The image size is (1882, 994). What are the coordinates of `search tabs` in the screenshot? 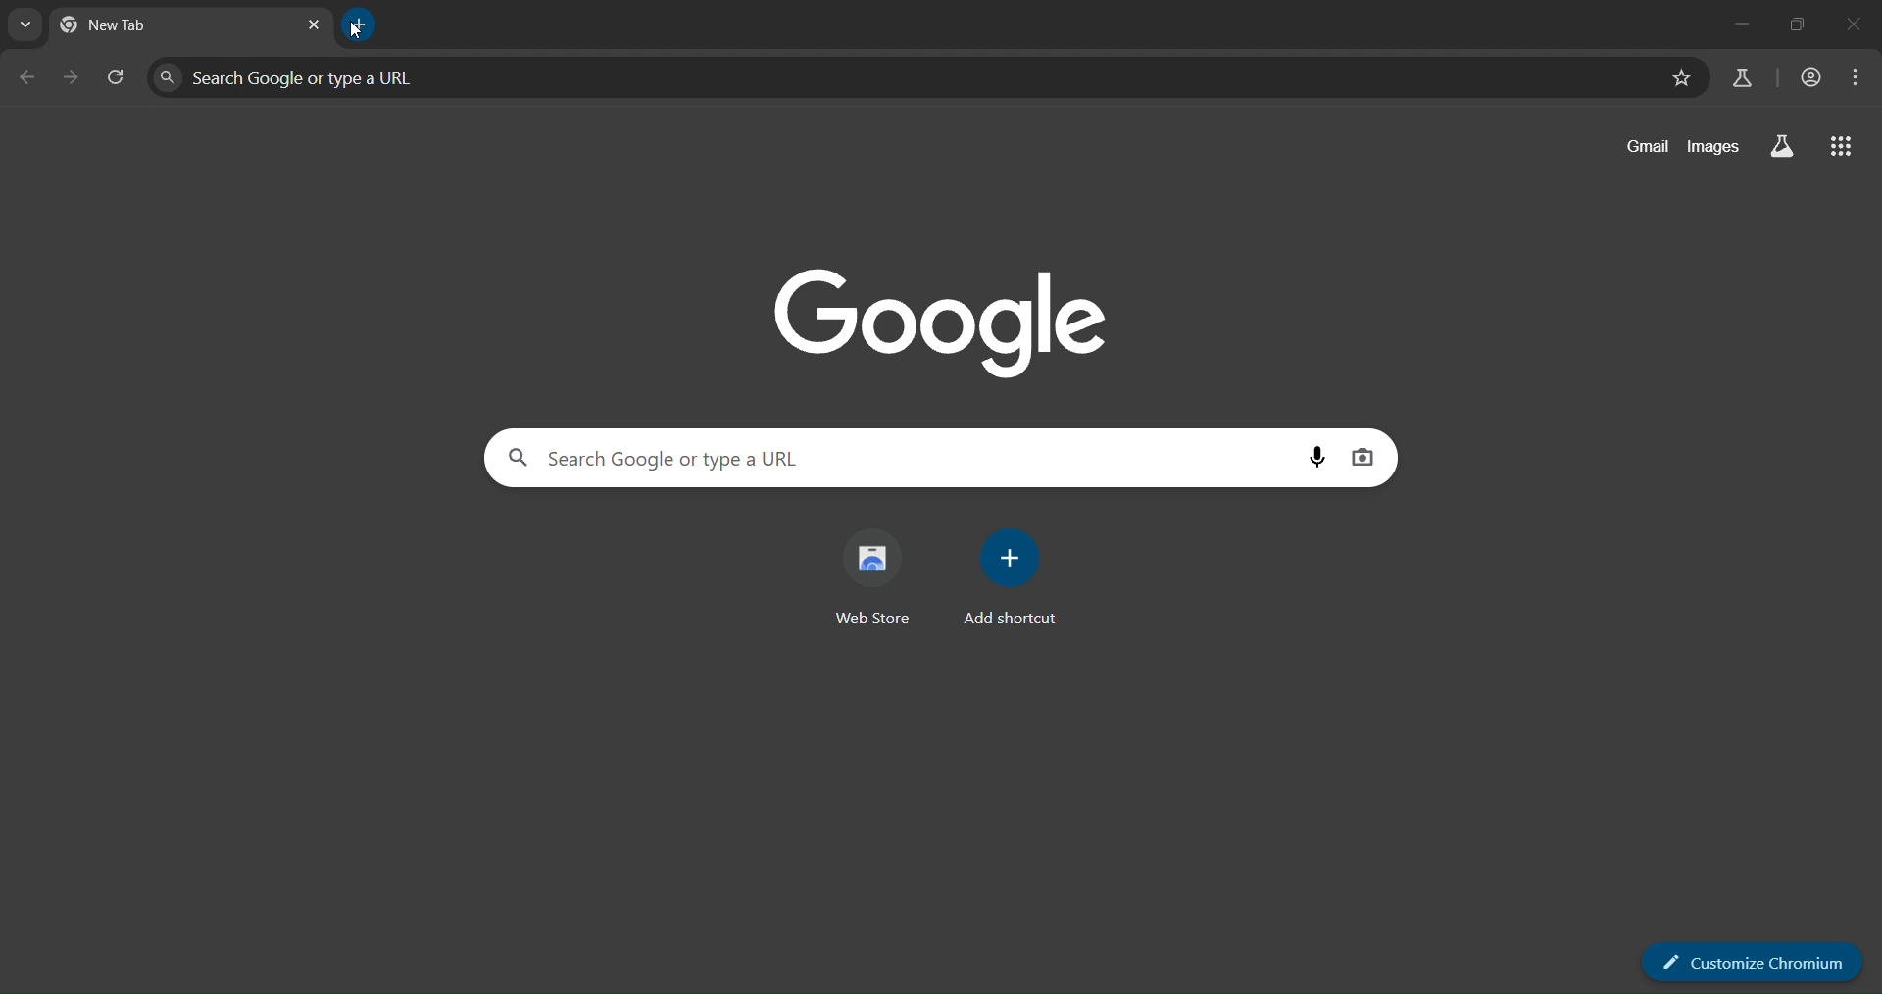 It's located at (25, 25).